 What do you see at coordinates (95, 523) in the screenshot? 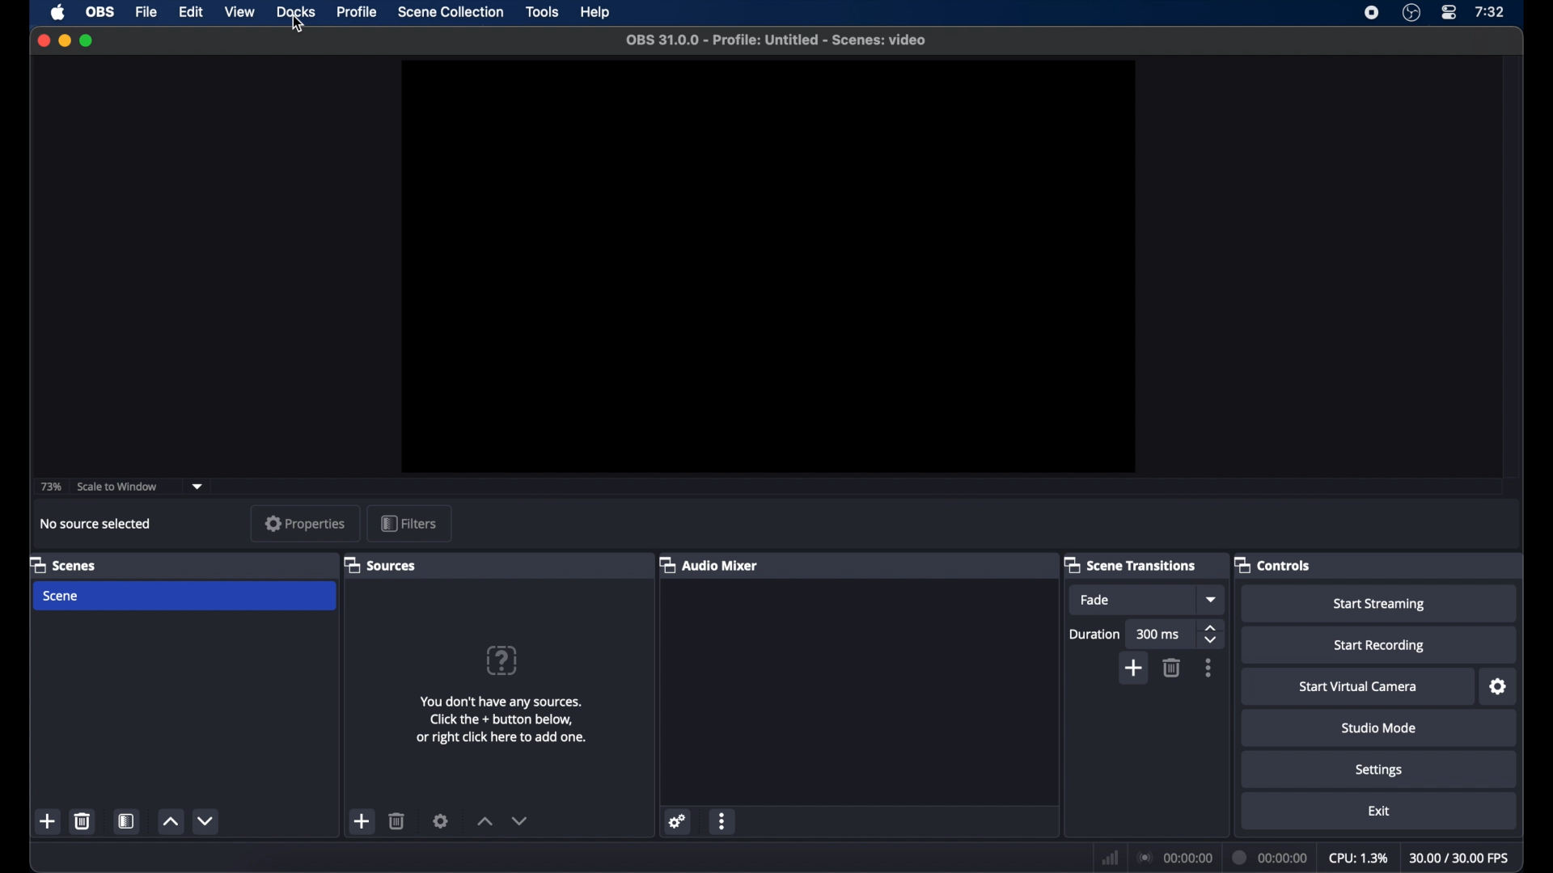
I see `no source selected` at bounding box center [95, 523].